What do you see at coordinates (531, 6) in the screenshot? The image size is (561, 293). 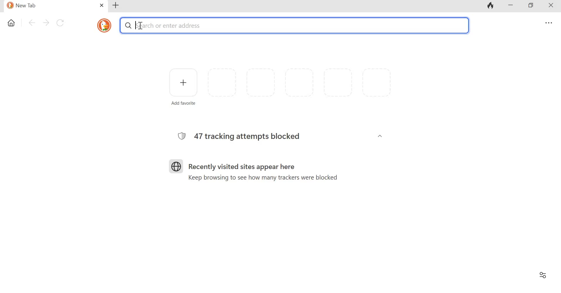 I see `Maximize` at bounding box center [531, 6].